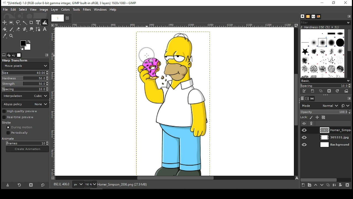 This screenshot has width=353, height=199. I want to click on zoom level, so click(90, 185).